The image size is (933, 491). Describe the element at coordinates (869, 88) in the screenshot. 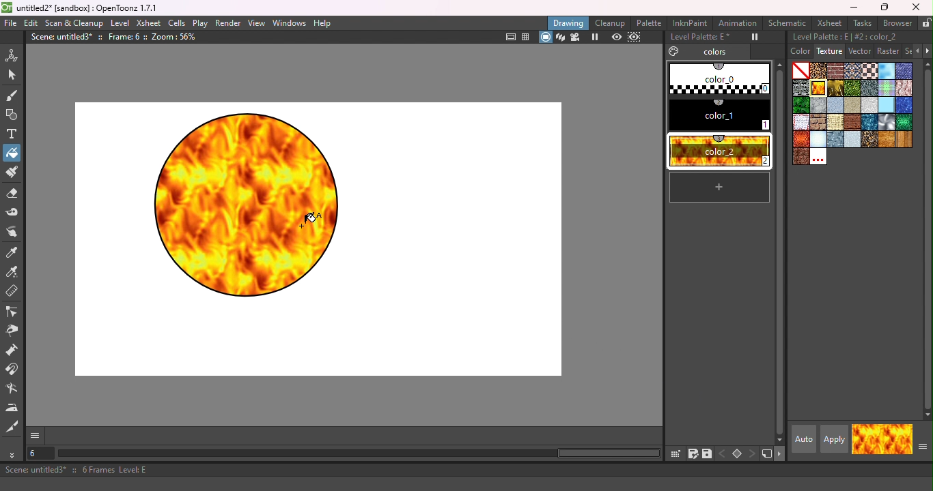

I see `Ironware.bmp` at that location.